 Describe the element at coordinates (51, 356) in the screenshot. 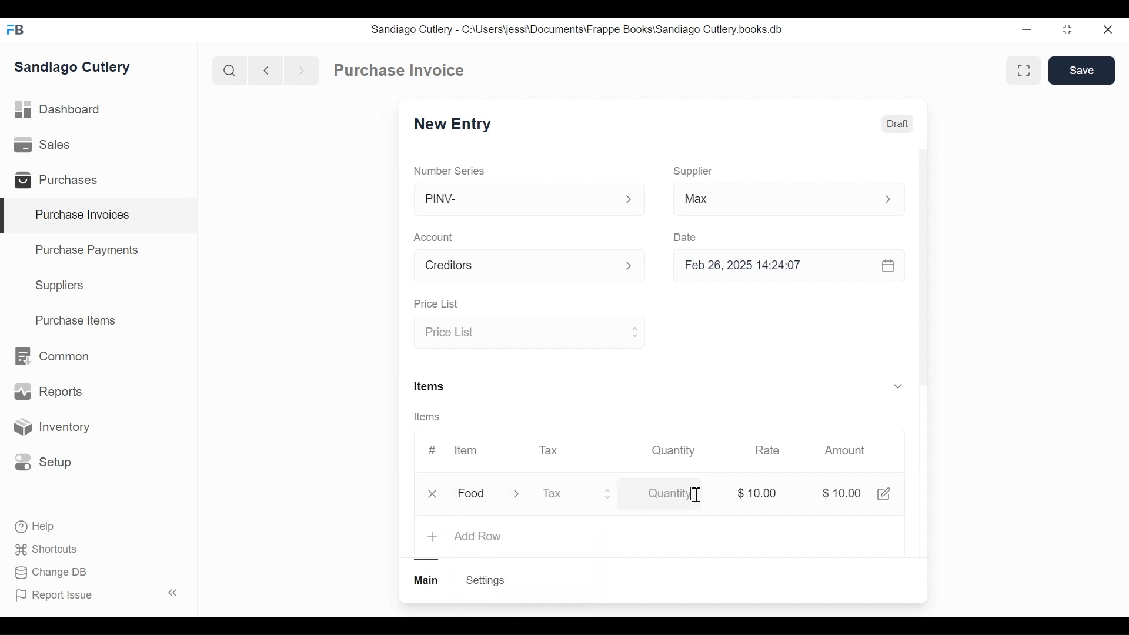

I see `Common` at that location.